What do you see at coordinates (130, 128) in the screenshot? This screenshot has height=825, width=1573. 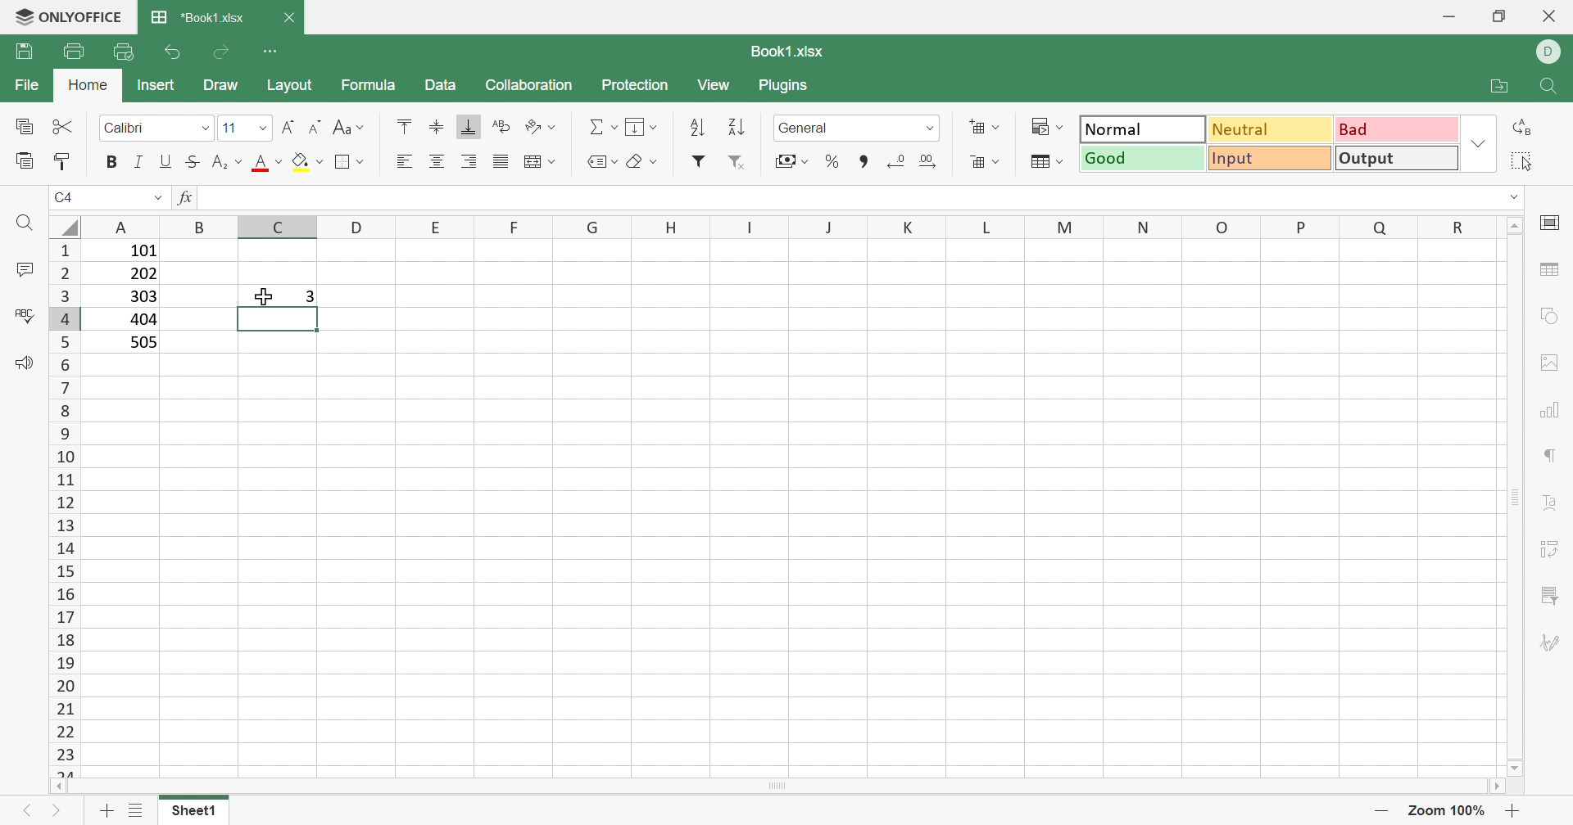 I see `Font` at bounding box center [130, 128].